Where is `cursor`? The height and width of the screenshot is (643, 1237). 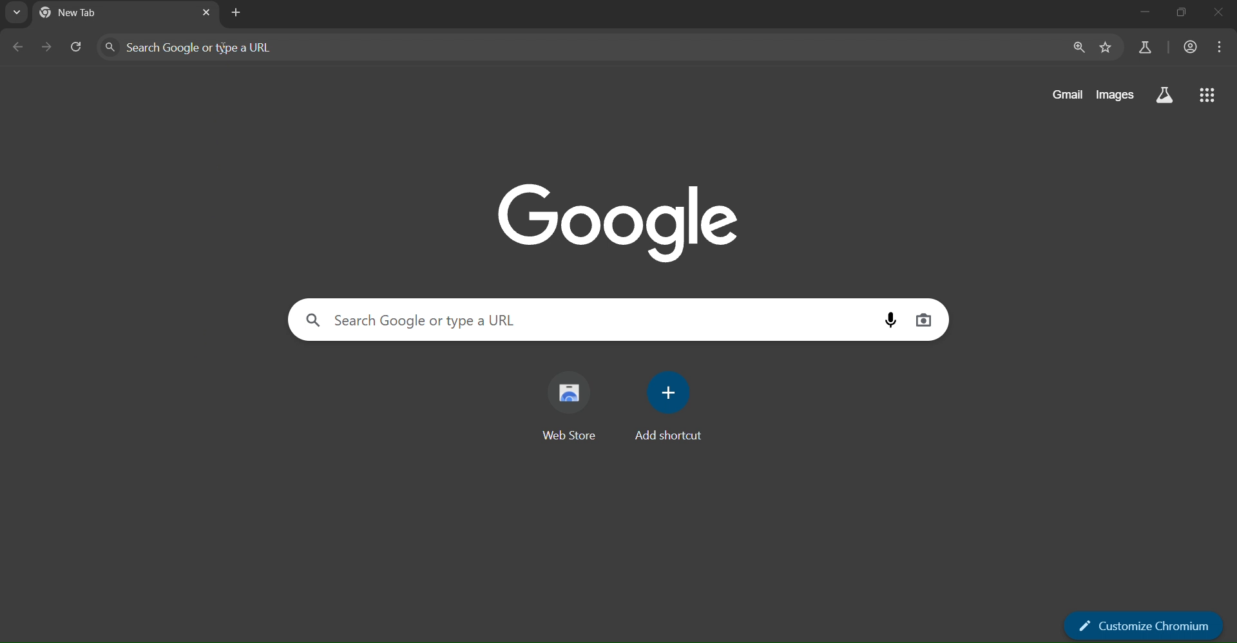
cursor is located at coordinates (225, 50).